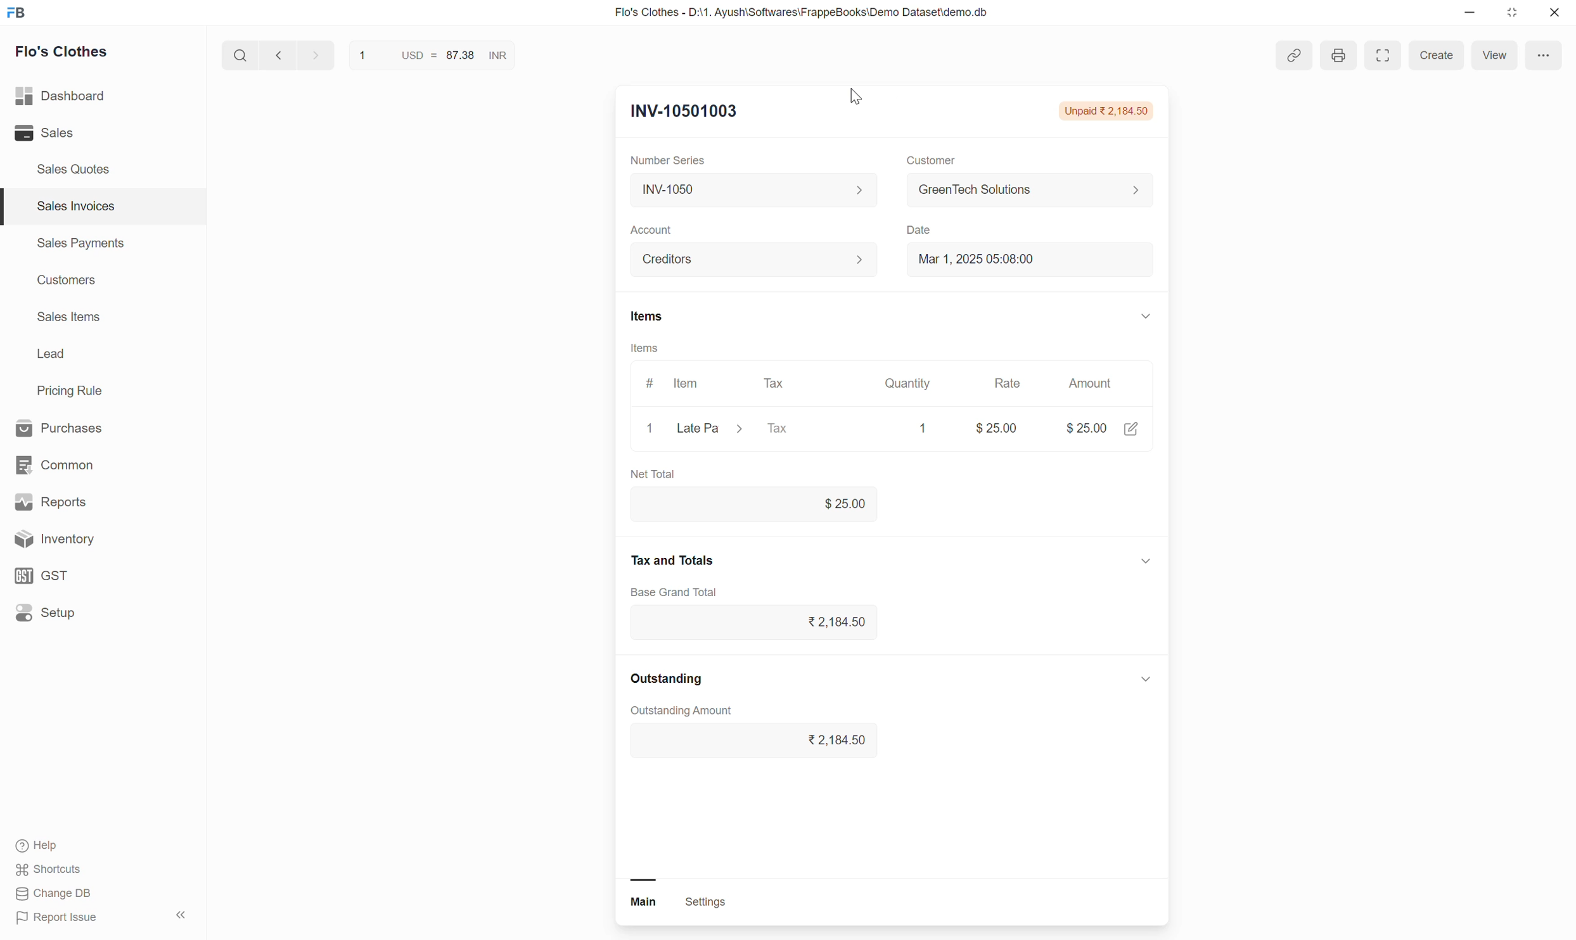 This screenshot has height=940, width=1576. Describe the element at coordinates (74, 206) in the screenshot. I see `Sales Invoices` at that location.